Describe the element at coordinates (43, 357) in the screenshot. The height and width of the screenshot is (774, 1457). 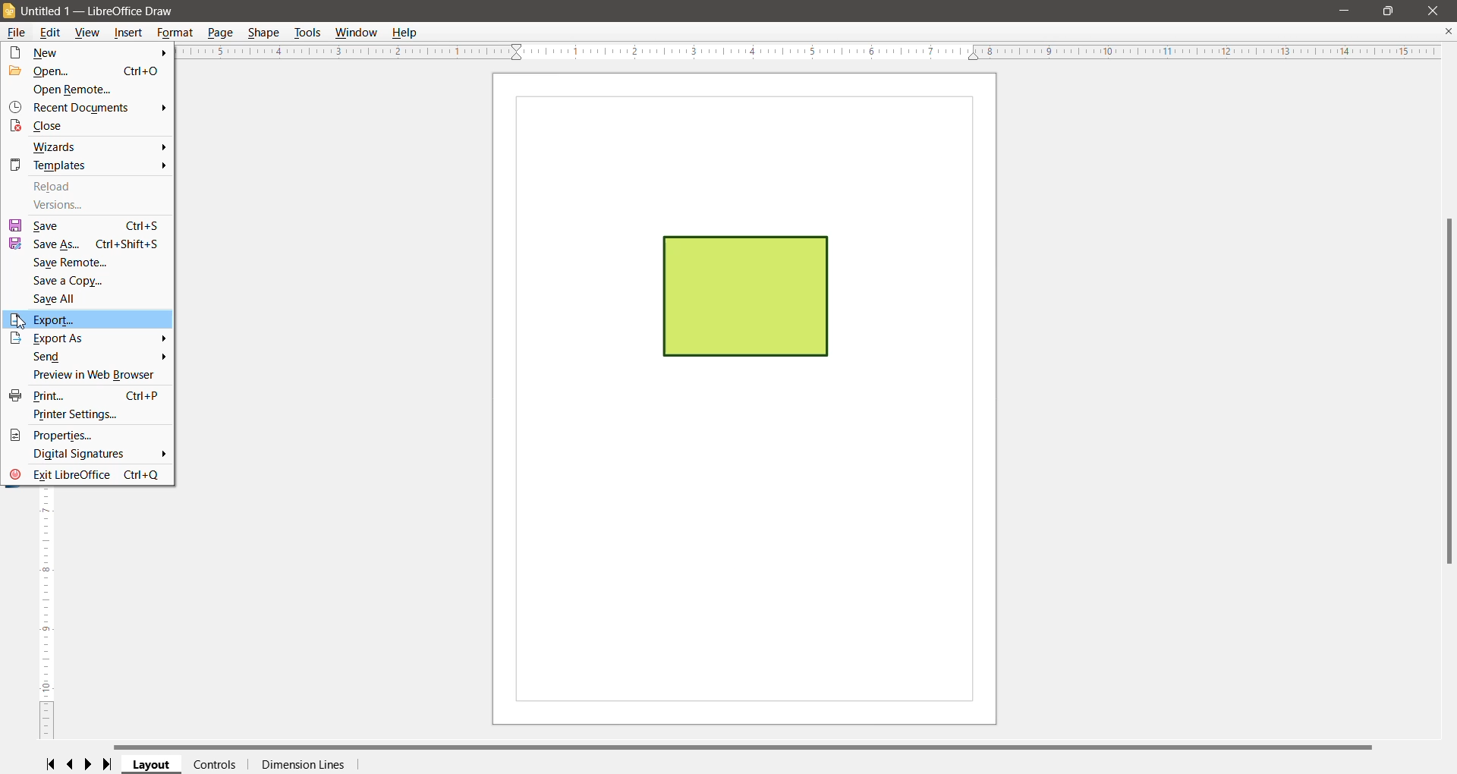
I see `Send` at that location.